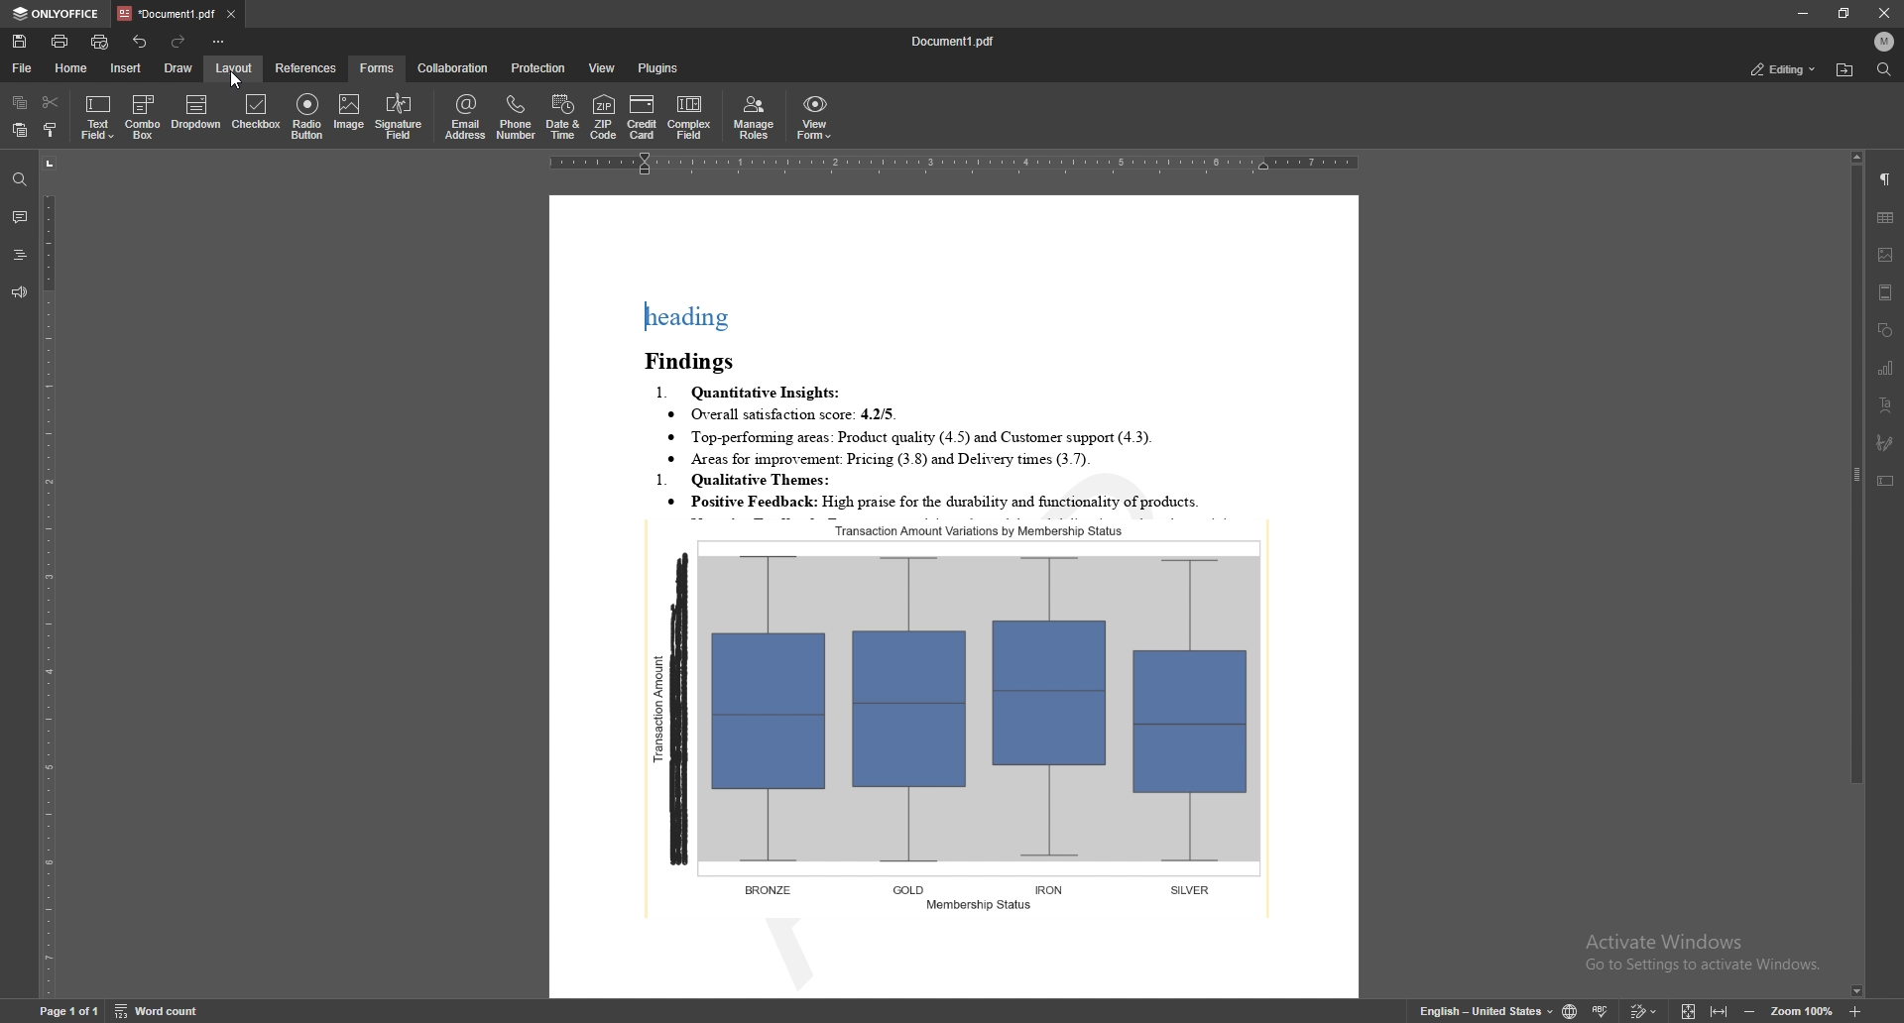  I want to click on phone number, so click(516, 118).